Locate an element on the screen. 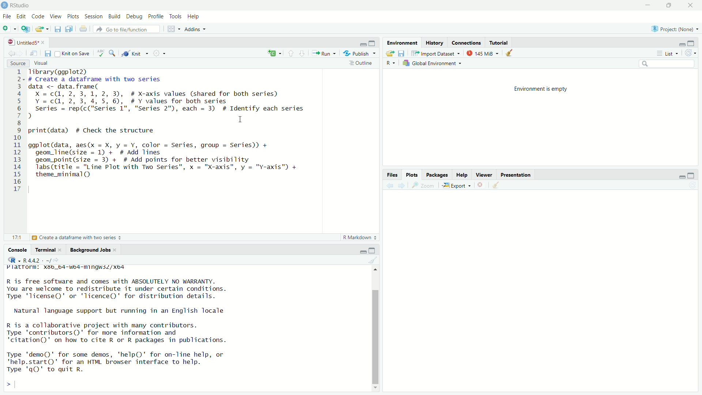  Open an existing file is located at coordinates (42, 29).